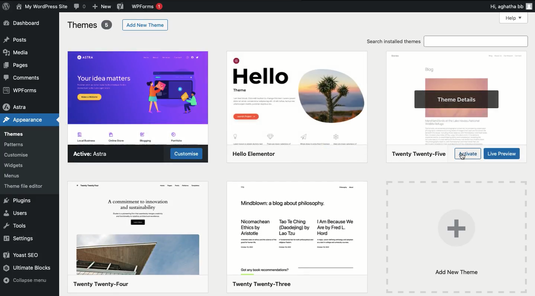 This screenshot has height=296, width=535. I want to click on 2025, so click(420, 154).